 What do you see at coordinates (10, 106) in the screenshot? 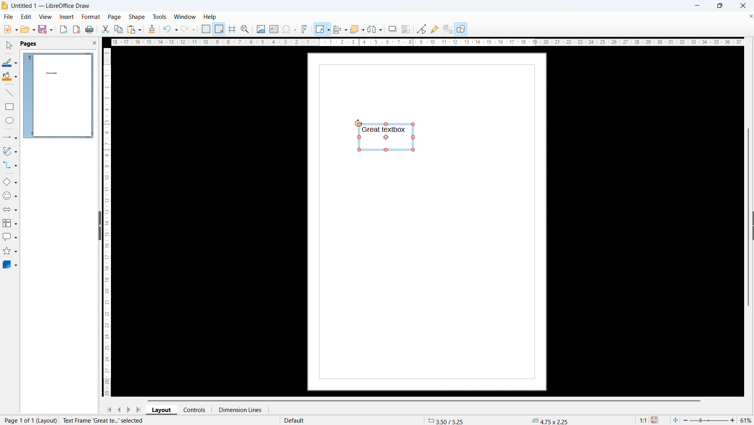
I see `rectangle` at bounding box center [10, 106].